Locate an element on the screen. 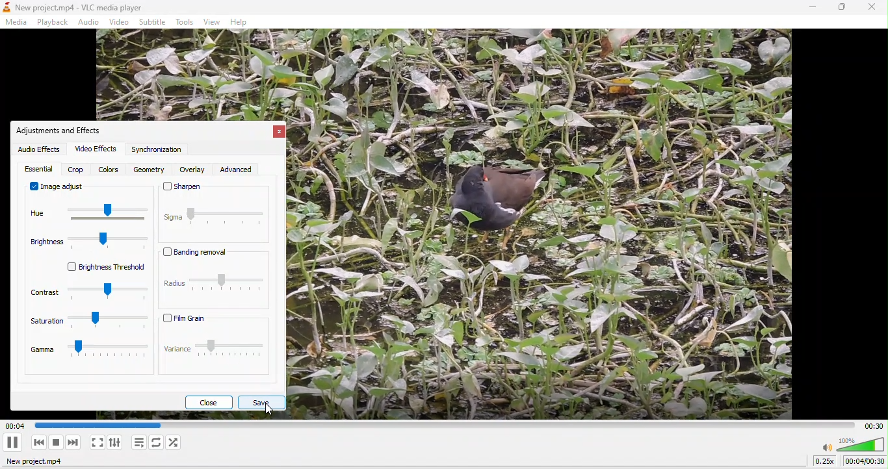 This screenshot has width=888, height=469. help is located at coordinates (242, 23).